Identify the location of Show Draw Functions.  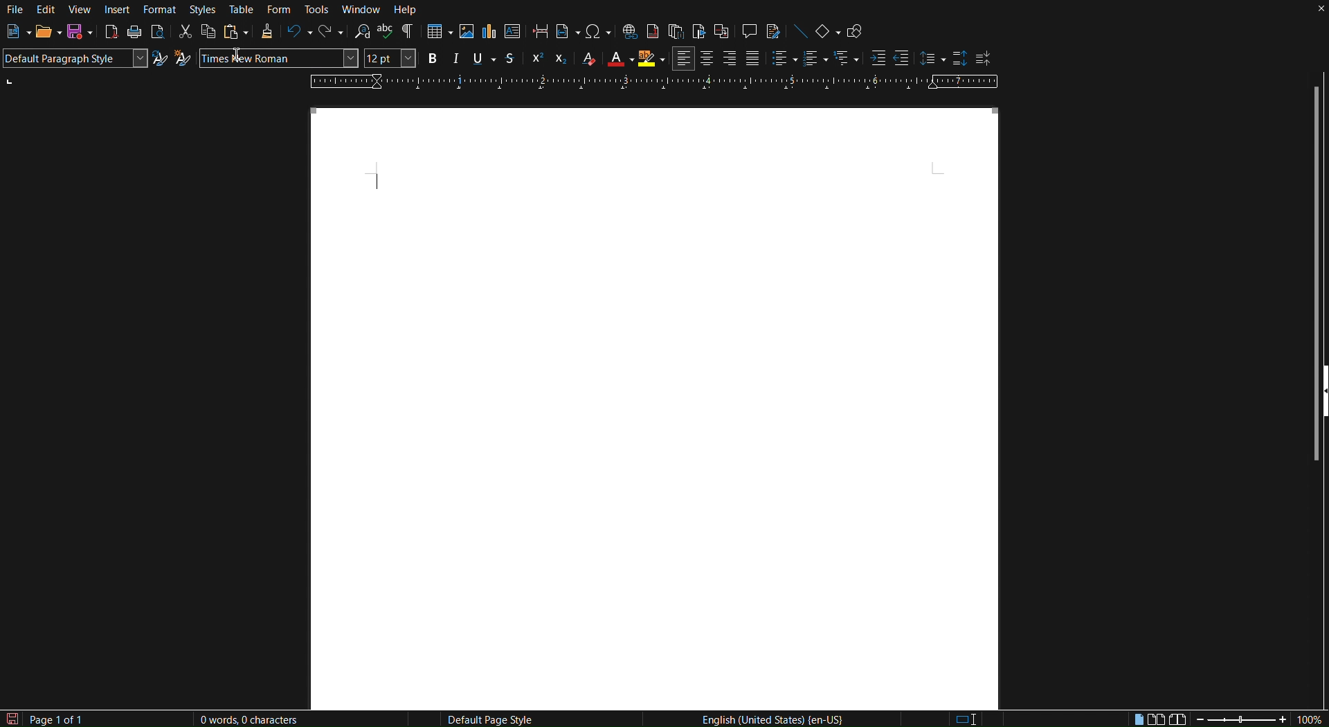
(855, 33).